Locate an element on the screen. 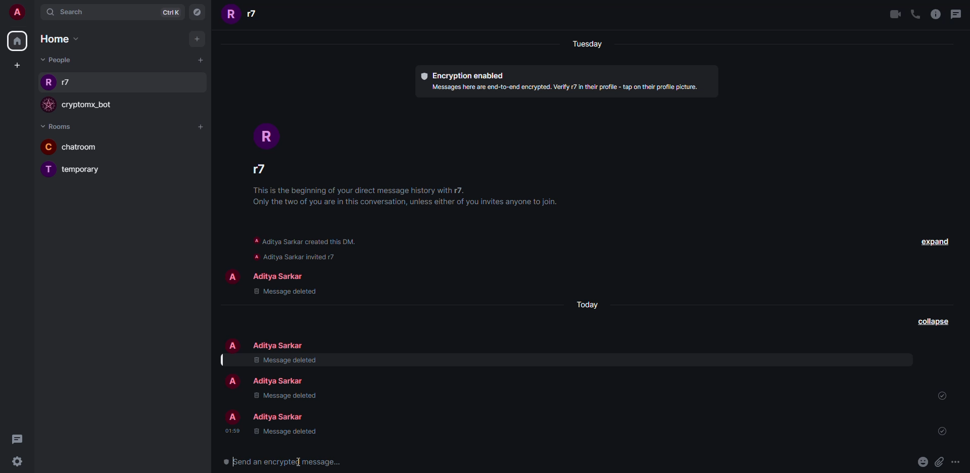 The height and width of the screenshot is (473, 970). collapse is located at coordinates (931, 321).